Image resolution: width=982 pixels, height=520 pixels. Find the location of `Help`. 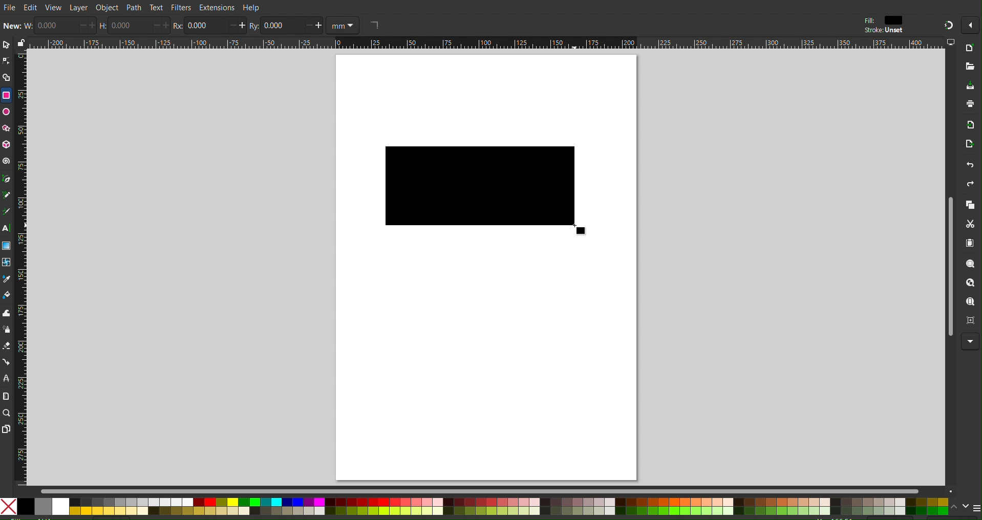

Help is located at coordinates (253, 7).